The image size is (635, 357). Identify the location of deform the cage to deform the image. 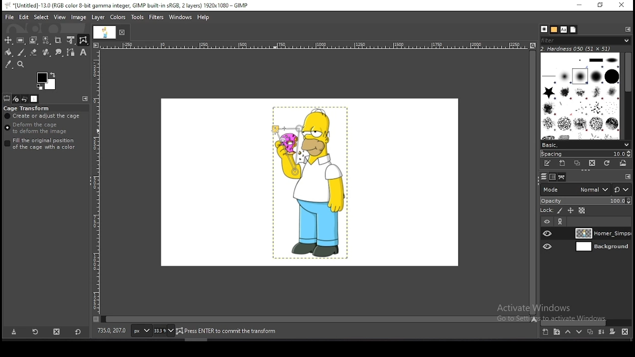
(38, 128).